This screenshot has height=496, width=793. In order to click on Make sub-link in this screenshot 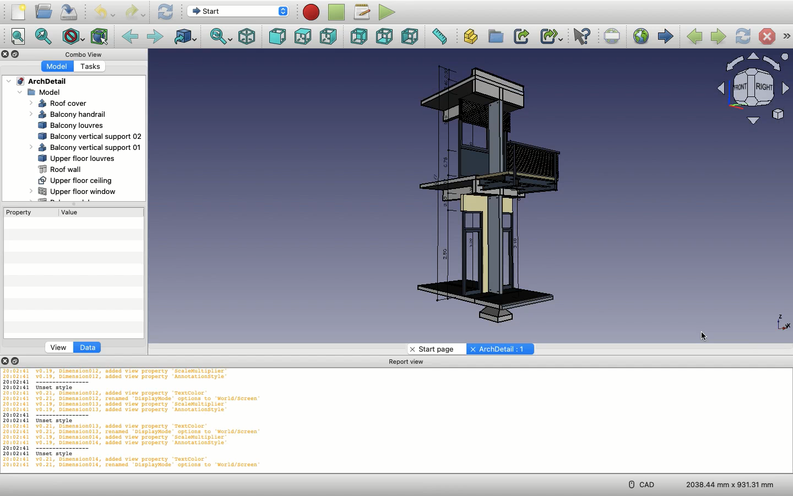, I will do `click(552, 37)`.